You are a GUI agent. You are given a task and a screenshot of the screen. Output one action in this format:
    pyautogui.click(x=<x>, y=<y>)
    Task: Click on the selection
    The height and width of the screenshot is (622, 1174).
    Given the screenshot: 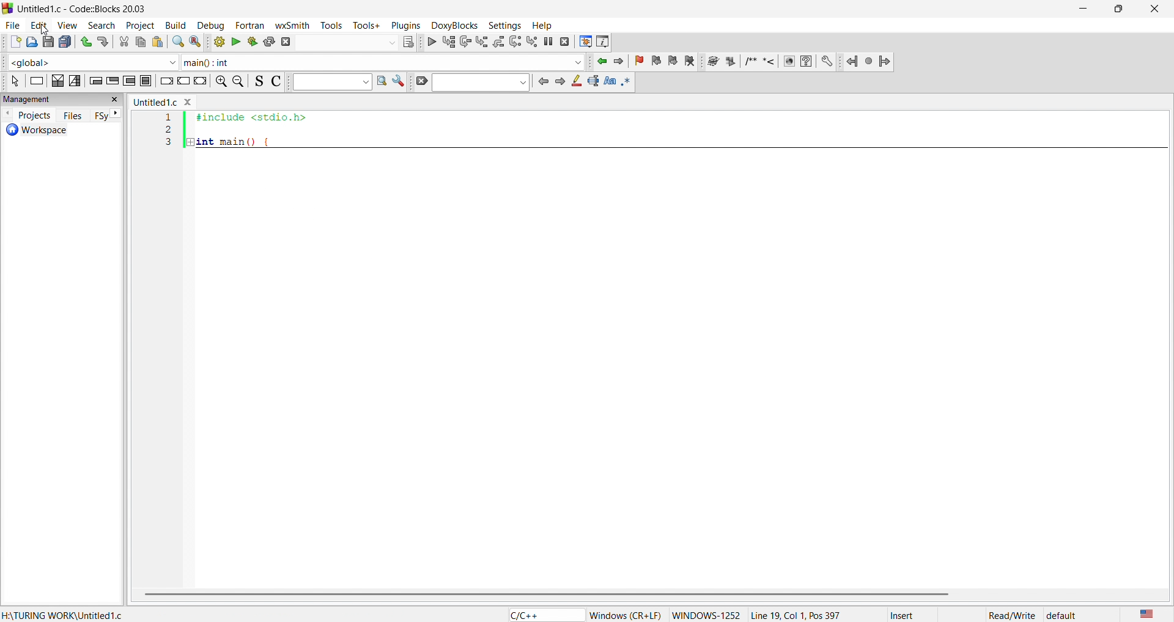 What is the action you would take?
    pyautogui.click(x=75, y=80)
    